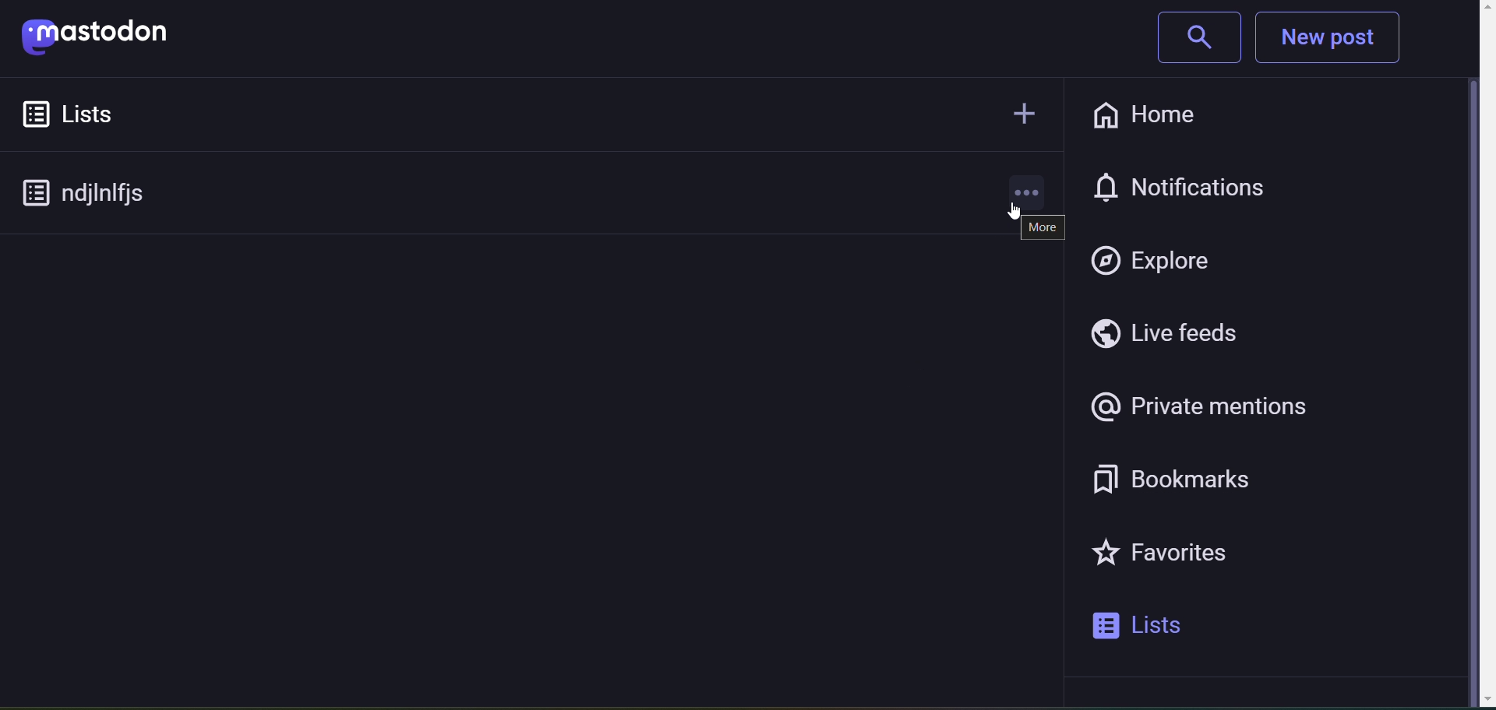 The image size is (1496, 710). I want to click on bookmarks, so click(1193, 480).